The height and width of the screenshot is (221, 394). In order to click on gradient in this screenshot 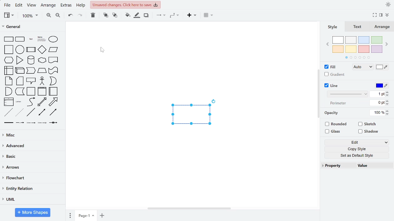, I will do `click(333, 75)`.